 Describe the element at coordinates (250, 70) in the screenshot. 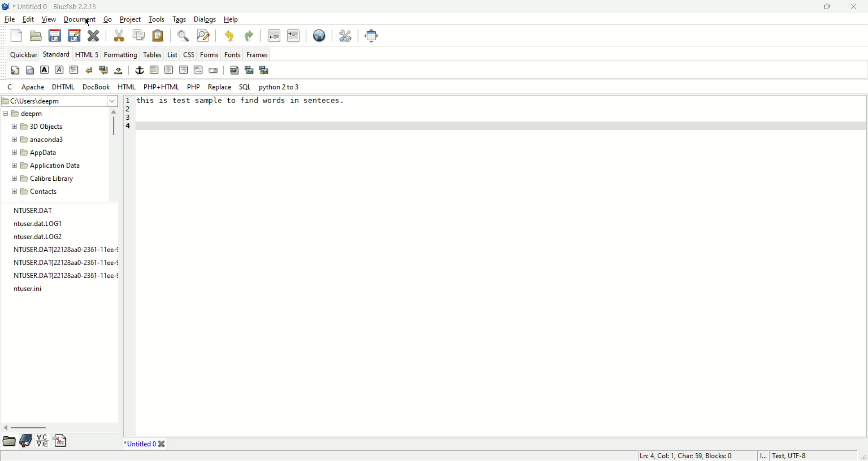

I see `insert thumbnail` at that location.